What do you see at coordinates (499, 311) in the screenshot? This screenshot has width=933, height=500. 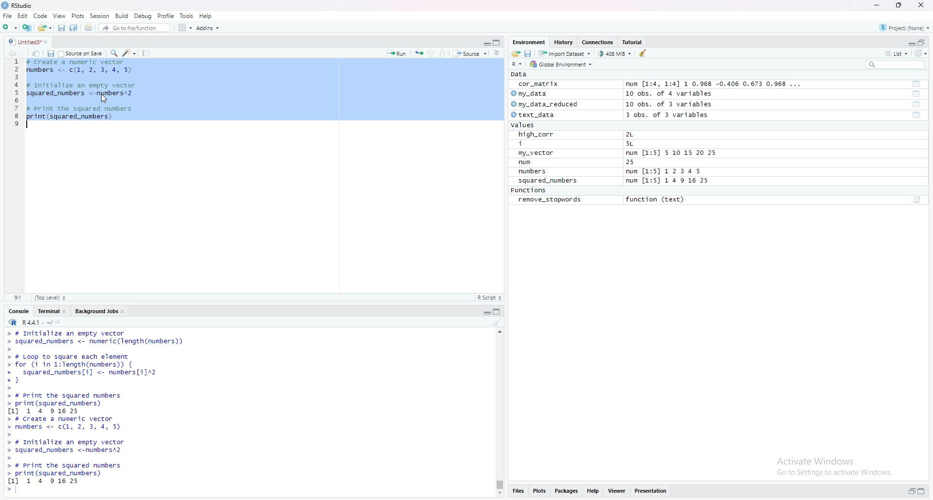 I see `maximize` at bounding box center [499, 311].